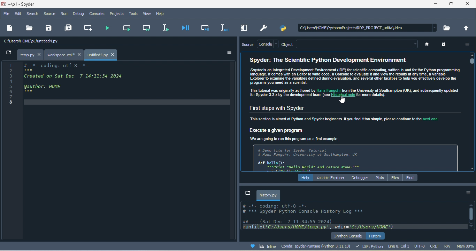 The image size is (476, 251). Describe the element at coordinates (245, 27) in the screenshot. I see `maximize current pane` at that location.